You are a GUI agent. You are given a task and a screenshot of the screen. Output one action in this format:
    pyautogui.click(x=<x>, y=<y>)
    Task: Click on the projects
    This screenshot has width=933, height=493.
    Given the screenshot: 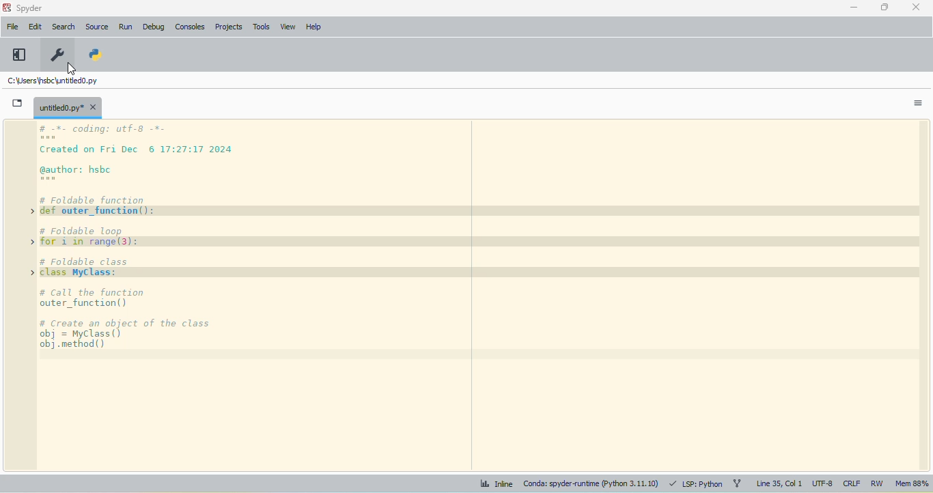 What is the action you would take?
    pyautogui.click(x=229, y=27)
    